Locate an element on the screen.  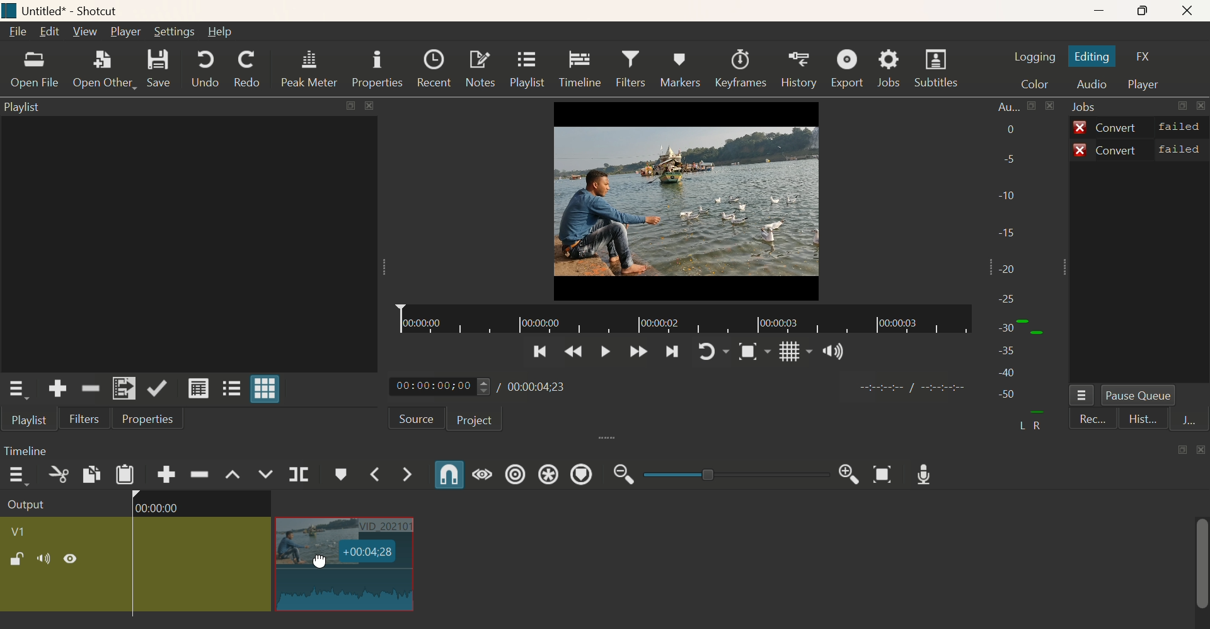
Playlist is located at coordinates (526, 69).